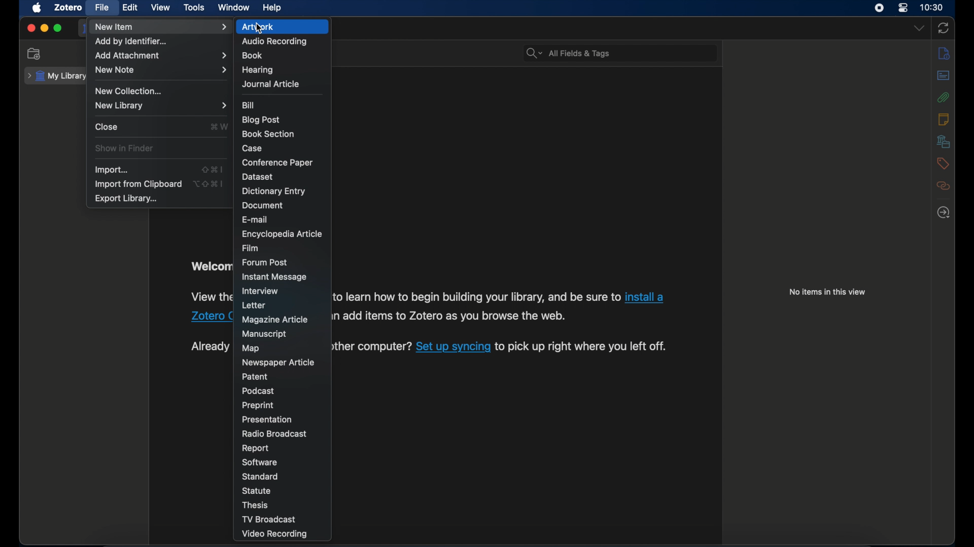 The image size is (974, 547). I want to click on patent, so click(255, 377).